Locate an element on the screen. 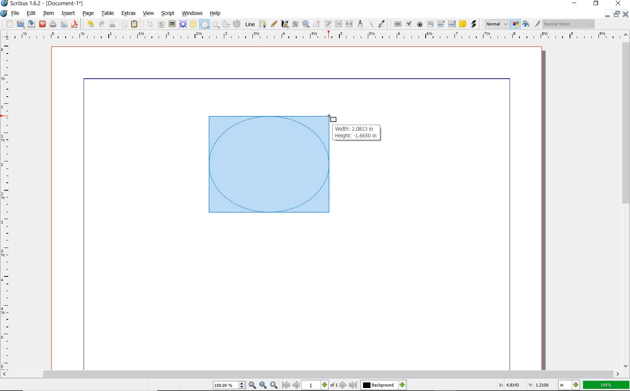 The image size is (630, 391). select current unit is located at coordinates (569, 384).